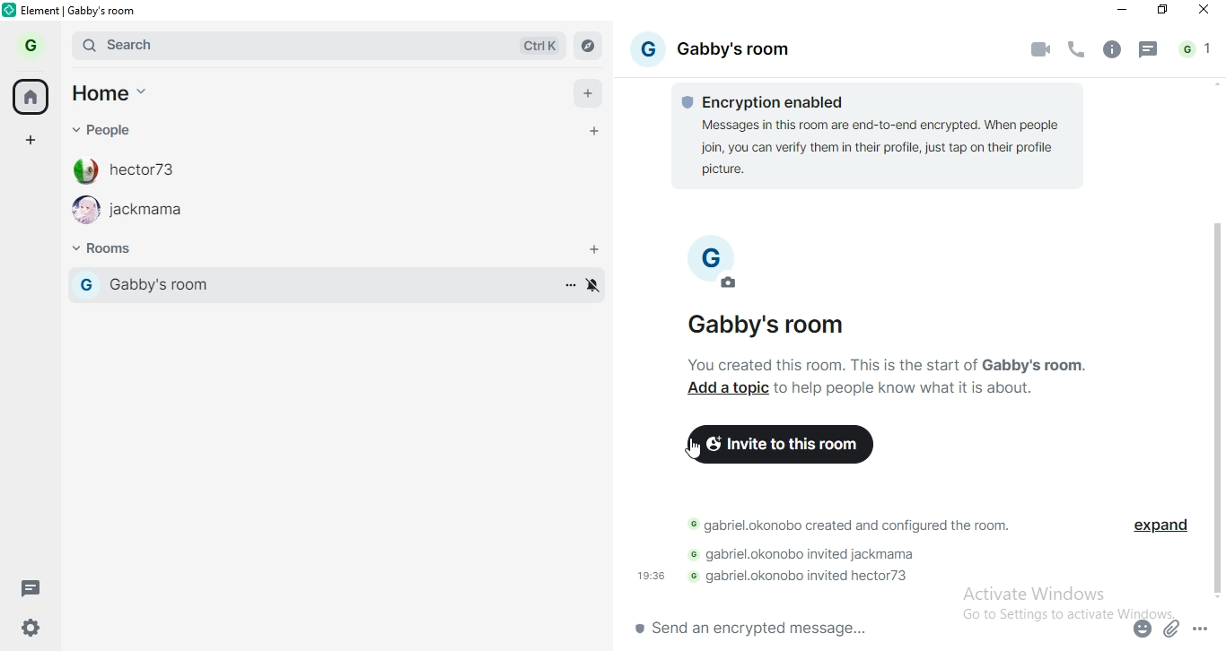  What do you see at coordinates (1170, 628) in the screenshot?
I see `attachment` at bounding box center [1170, 628].